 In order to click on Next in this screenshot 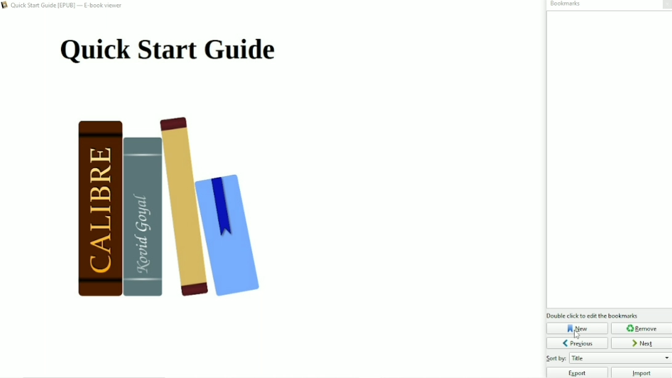, I will do `click(642, 343)`.